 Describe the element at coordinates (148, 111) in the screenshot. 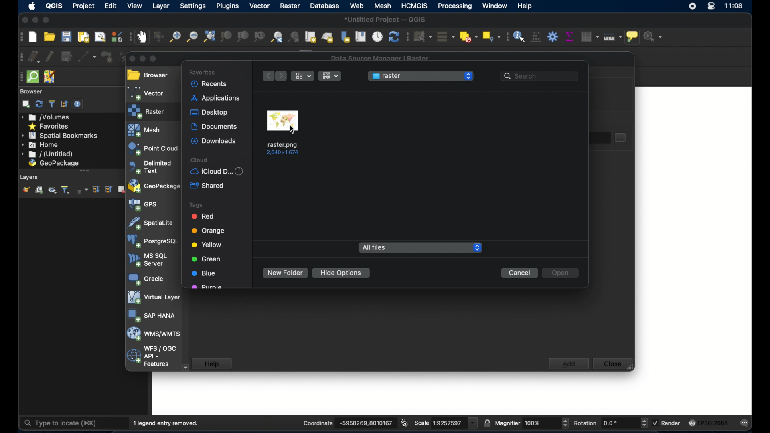

I see `raster` at that location.